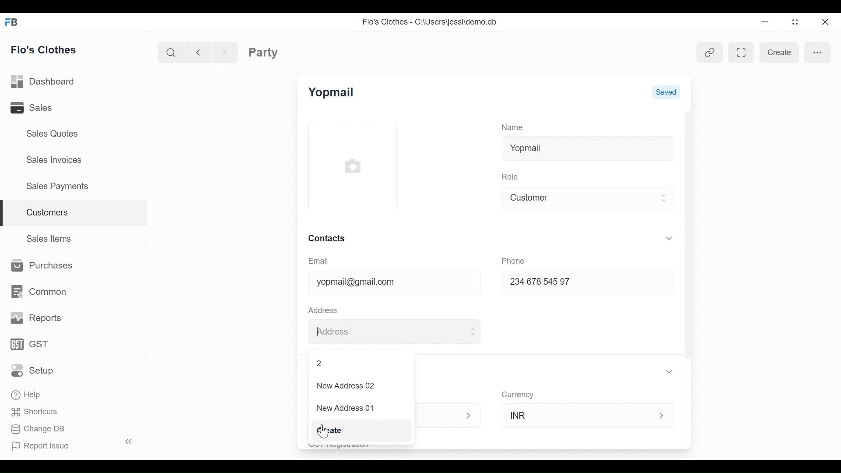 Image resolution: width=841 pixels, height=473 pixels. Describe the element at coordinates (431, 22) in the screenshot. I see `Flo's Clothes - C:\Users\jessi\demo.db` at that location.